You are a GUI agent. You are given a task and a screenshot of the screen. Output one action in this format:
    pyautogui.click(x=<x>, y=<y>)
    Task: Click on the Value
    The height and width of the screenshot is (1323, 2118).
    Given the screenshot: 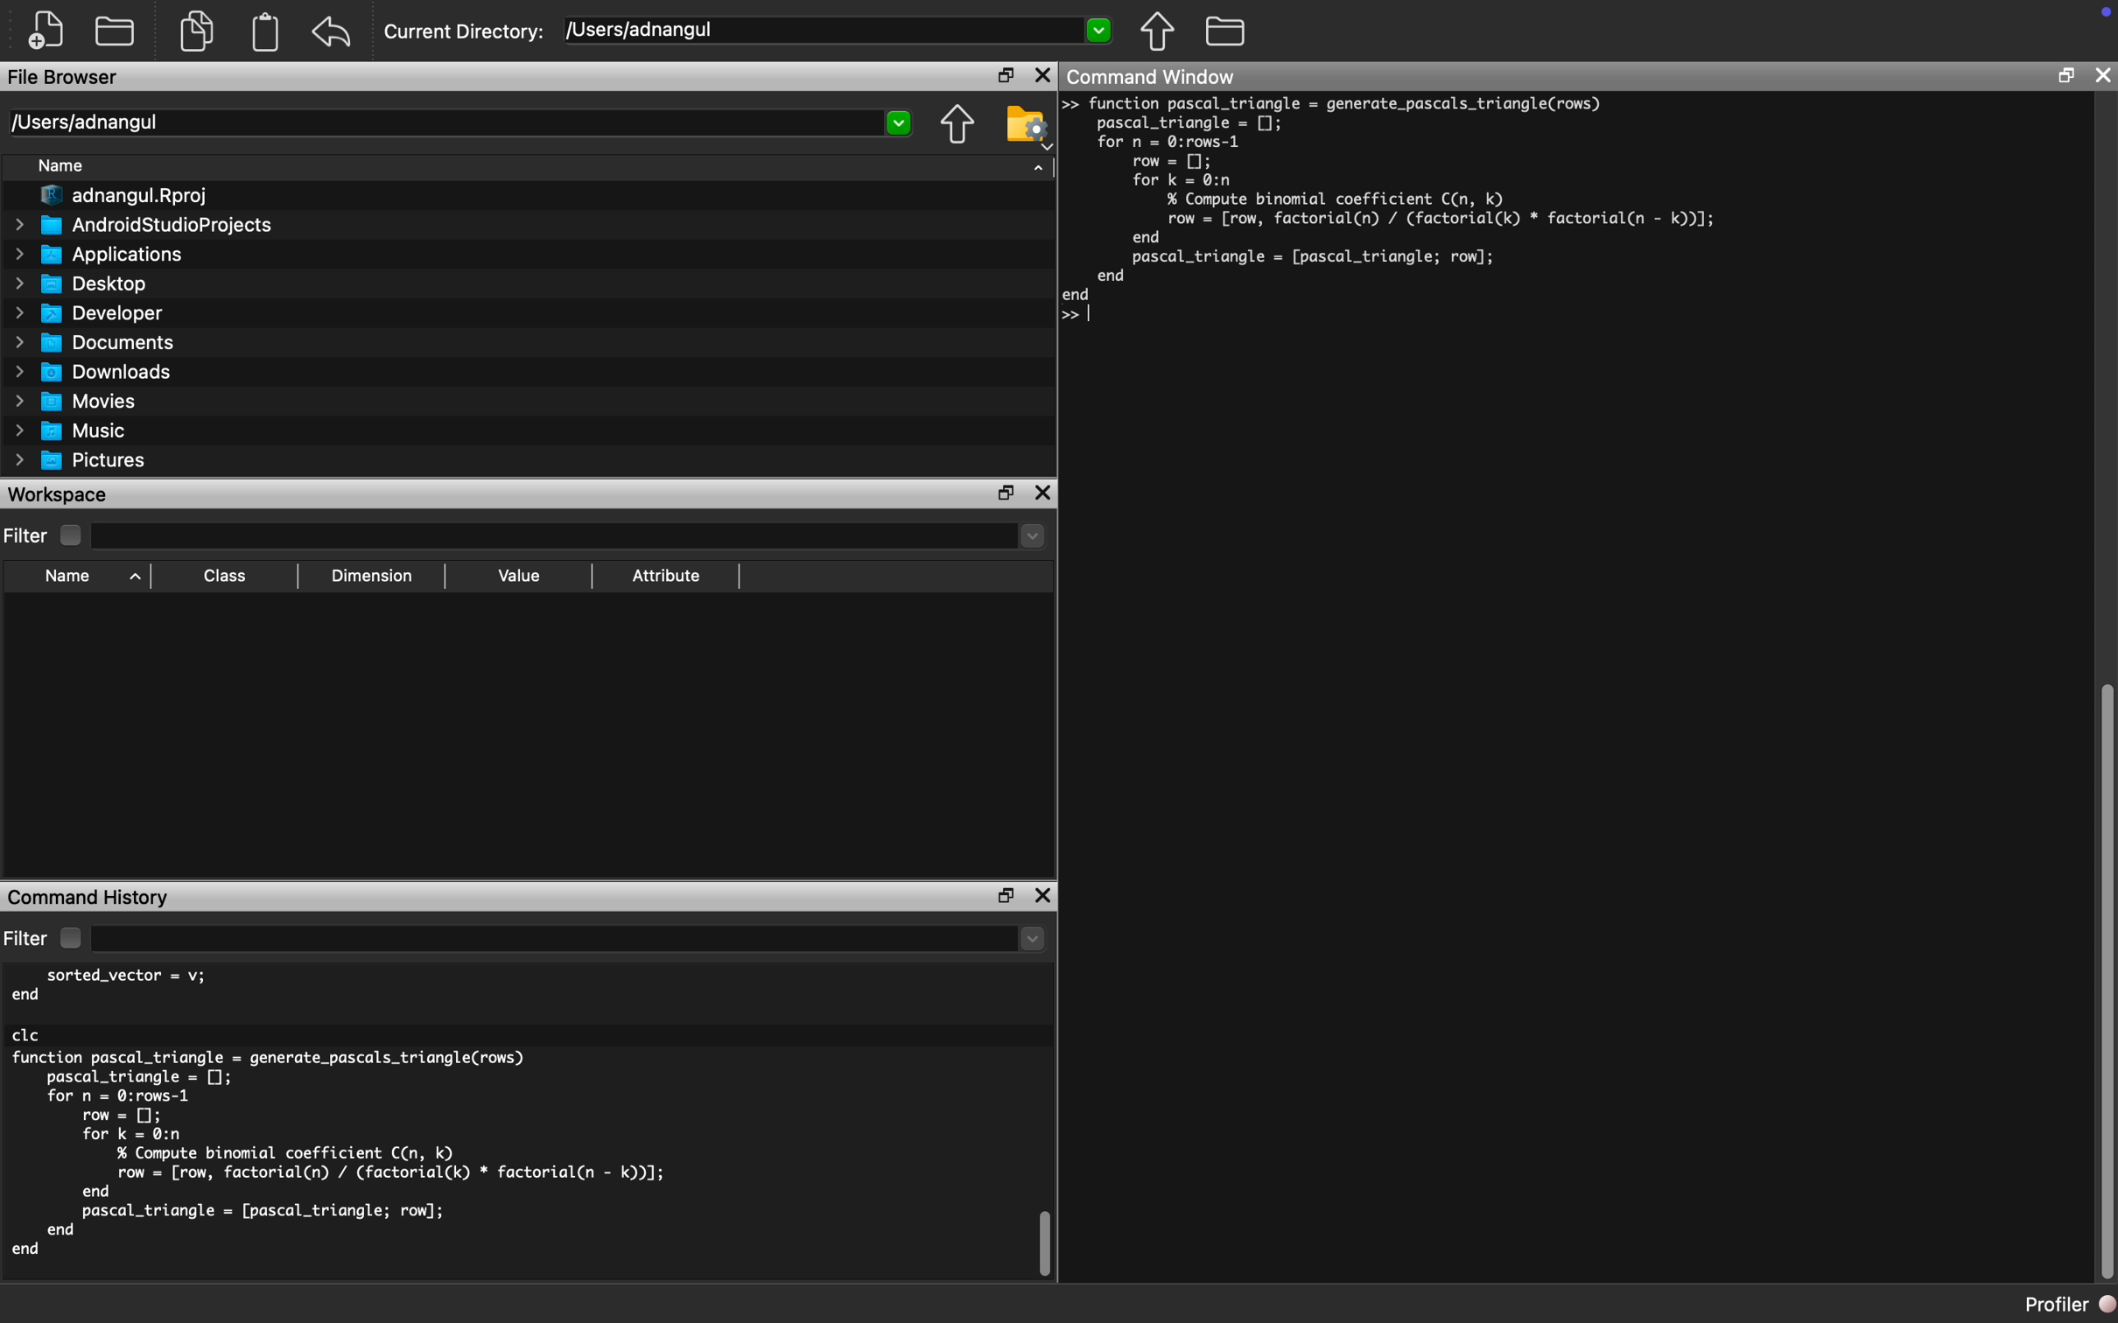 What is the action you would take?
    pyautogui.click(x=517, y=577)
    